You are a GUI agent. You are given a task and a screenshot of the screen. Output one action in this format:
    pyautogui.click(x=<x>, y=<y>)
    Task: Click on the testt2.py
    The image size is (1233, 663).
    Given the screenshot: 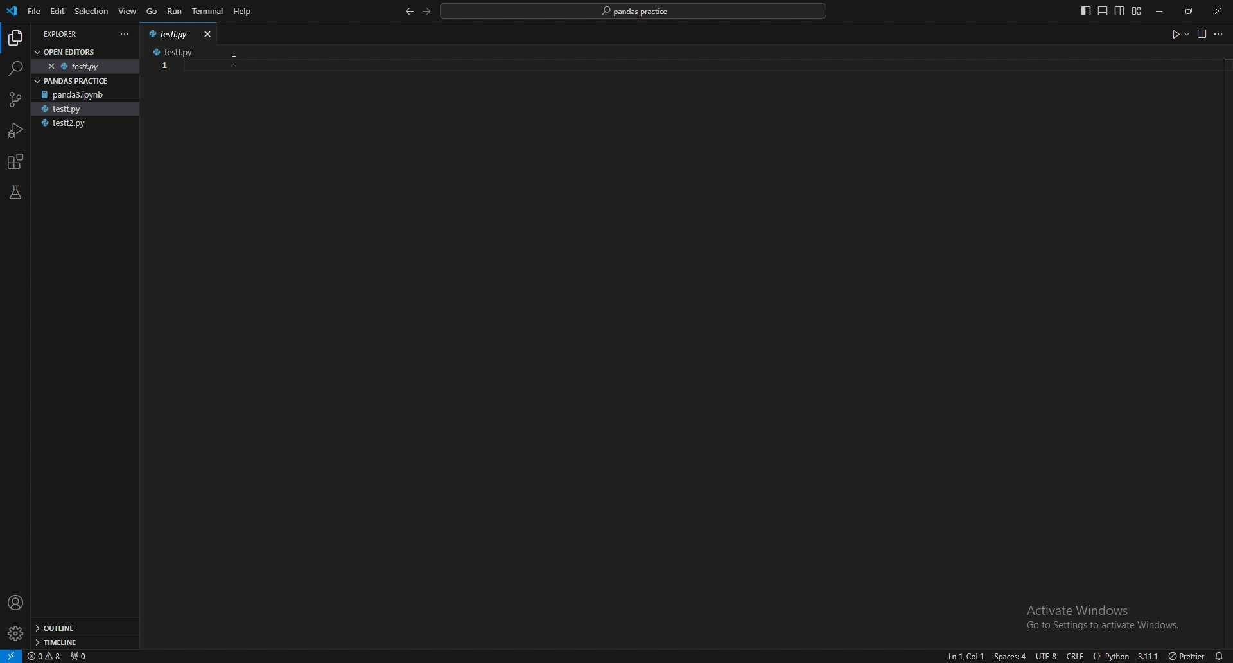 What is the action you would take?
    pyautogui.click(x=65, y=125)
    